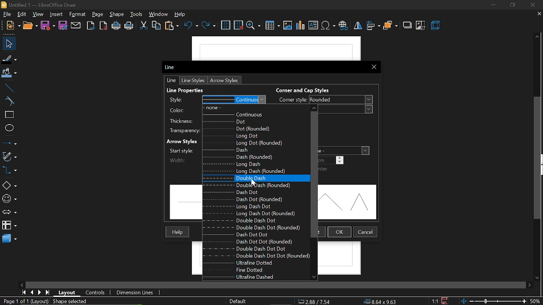  Describe the element at coordinates (272, 25) in the screenshot. I see `insert table` at that location.